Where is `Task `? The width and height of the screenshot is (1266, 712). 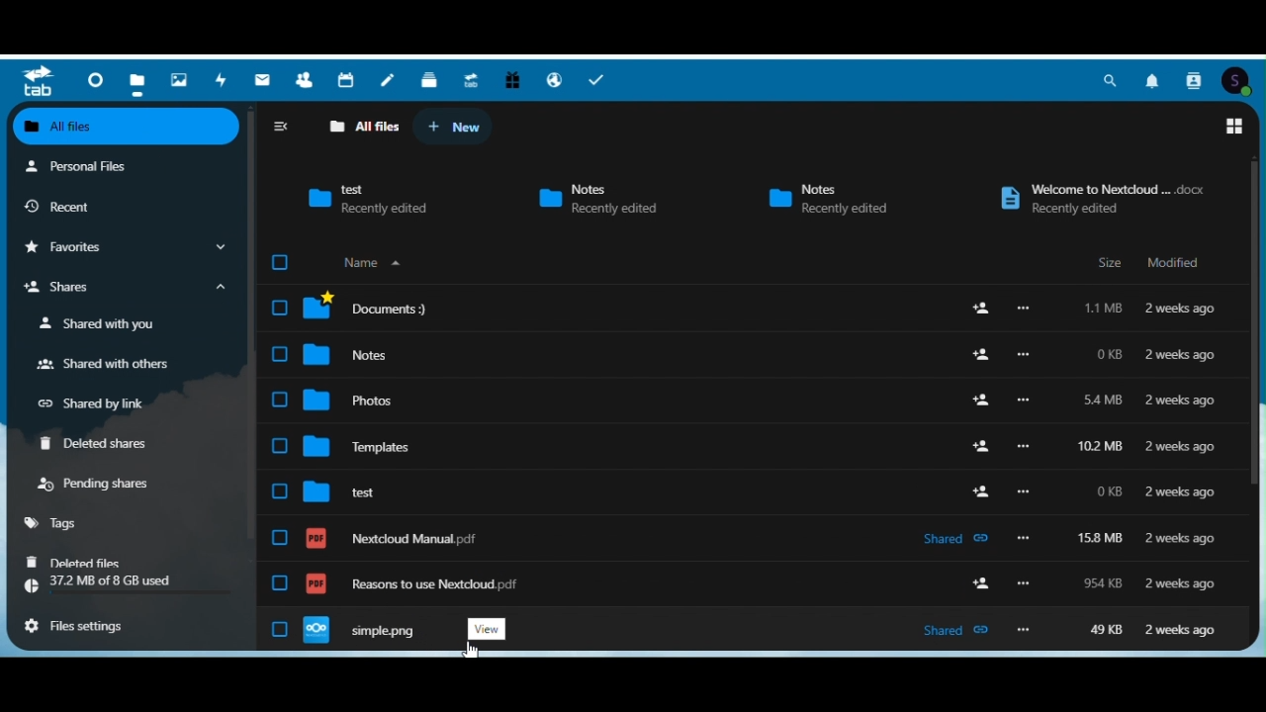 Task  is located at coordinates (601, 76).